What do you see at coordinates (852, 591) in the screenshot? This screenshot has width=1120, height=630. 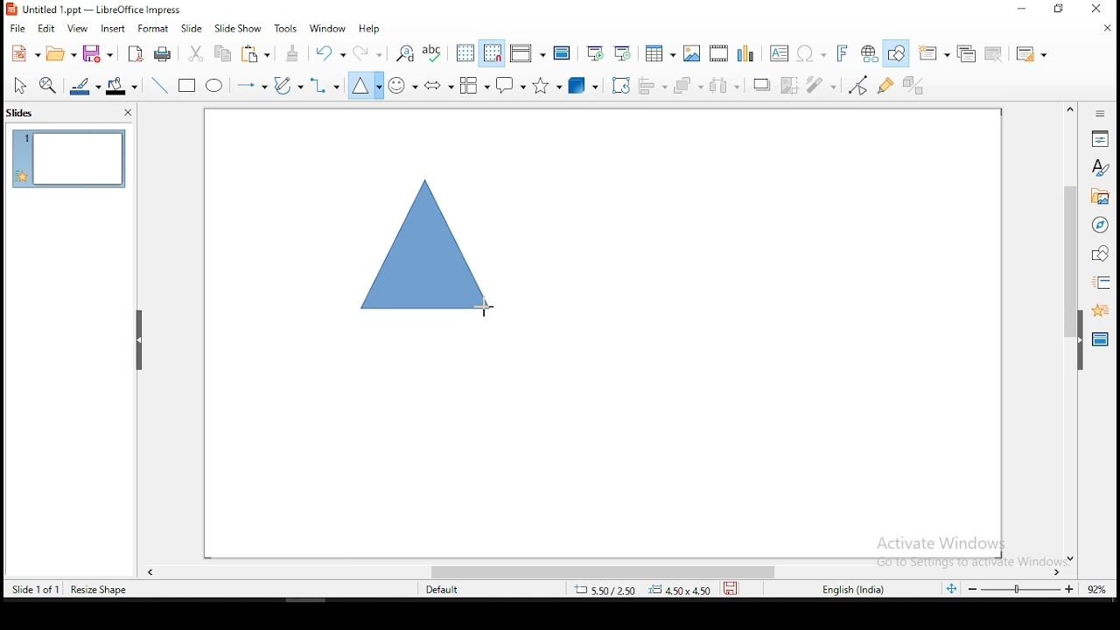 I see `English (India)` at bounding box center [852, 591].